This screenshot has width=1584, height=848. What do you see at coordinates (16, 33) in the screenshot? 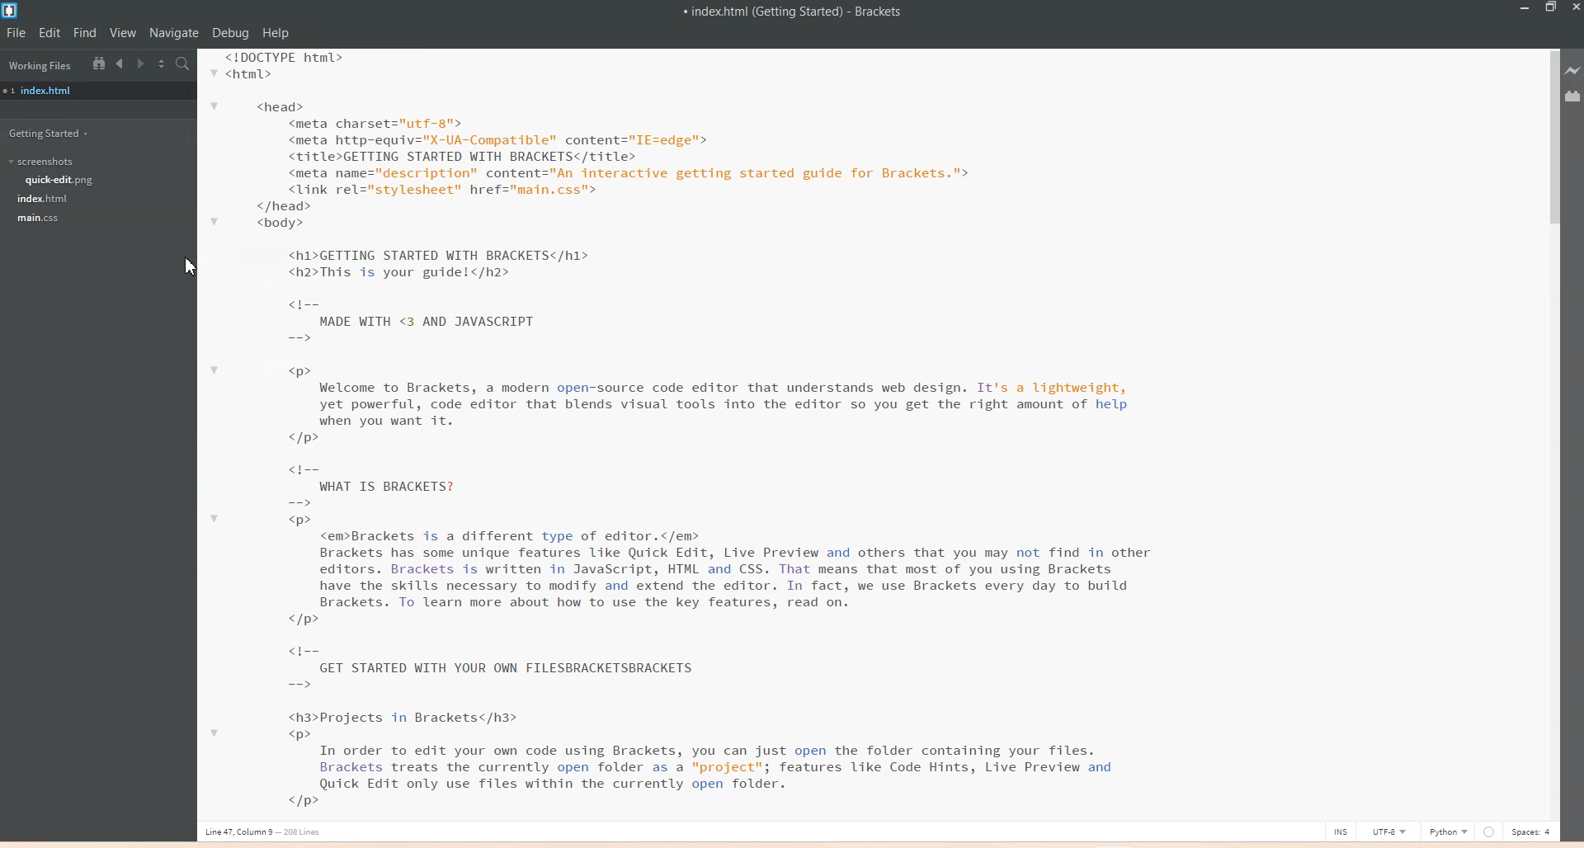
I see `File` at bounding box center [16, 33].